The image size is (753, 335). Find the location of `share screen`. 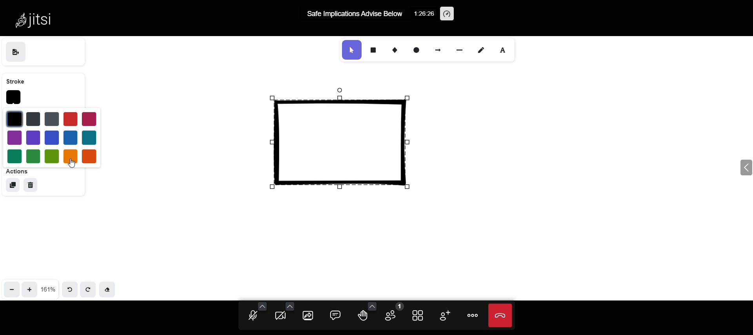

share screen is located at coordinates (306, 316).